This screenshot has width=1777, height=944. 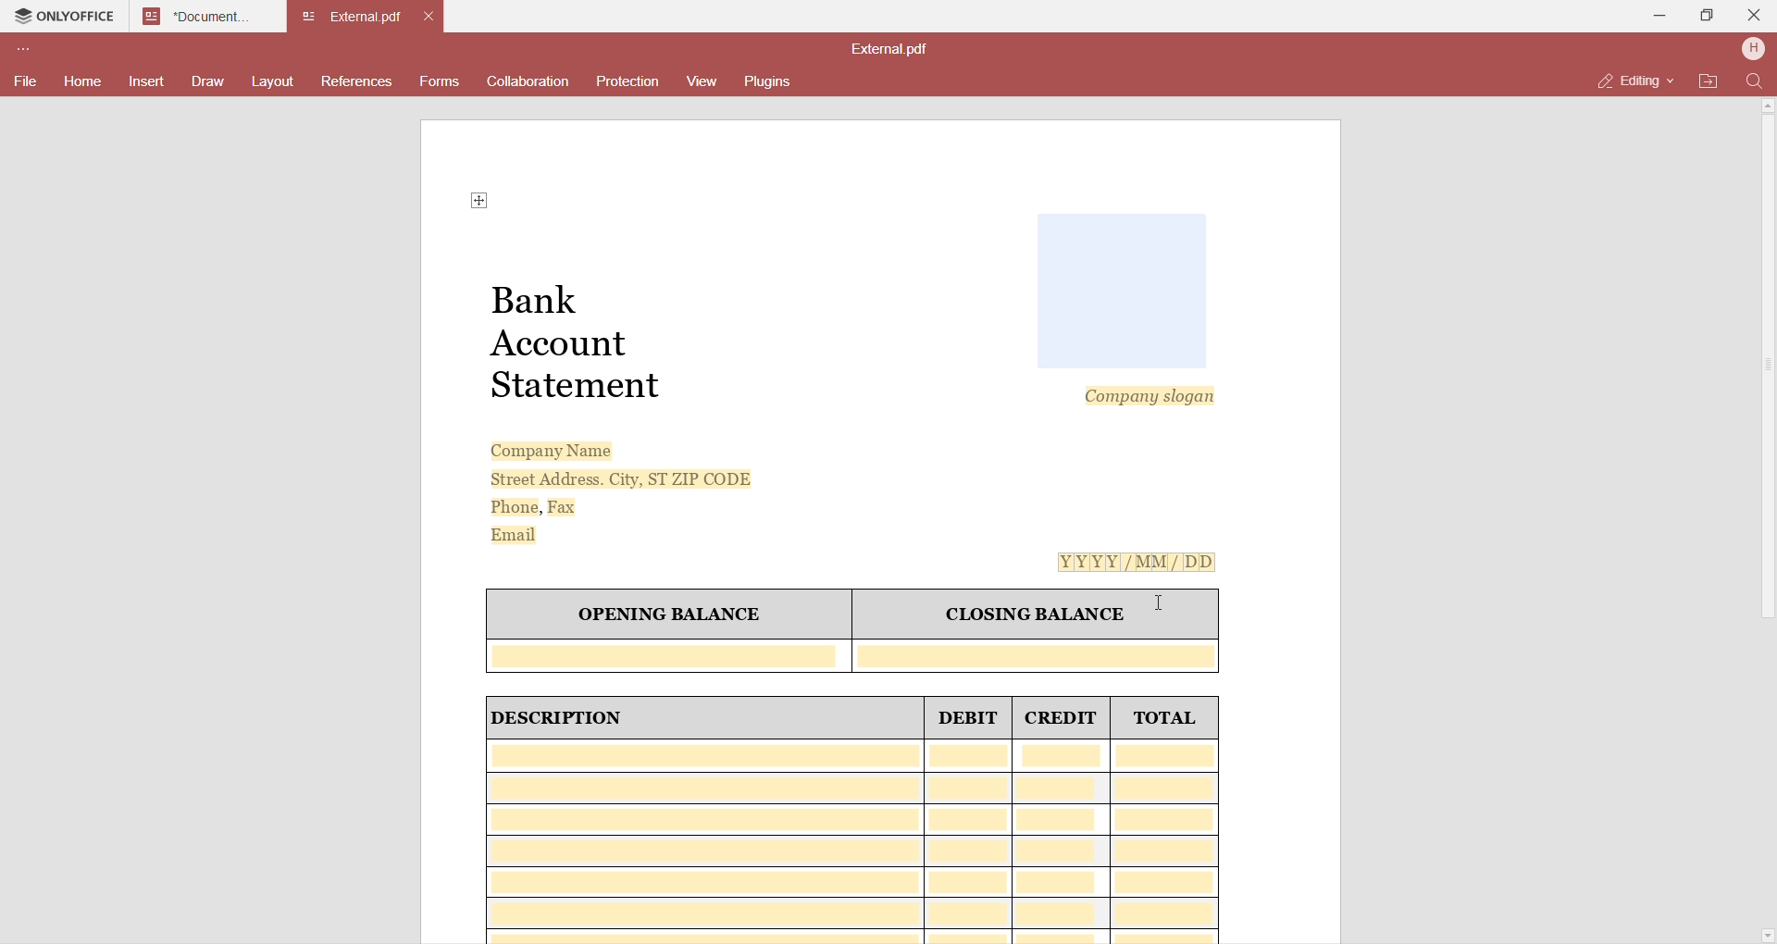 I want to click on | OPENING BALANCE, so click(x=665, y=615).